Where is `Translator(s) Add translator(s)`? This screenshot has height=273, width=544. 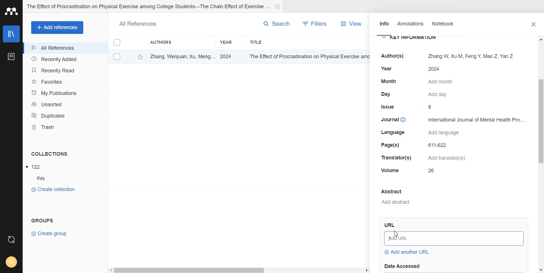
Translator(s) Add translator(s) is located at coordinates (424, 158).